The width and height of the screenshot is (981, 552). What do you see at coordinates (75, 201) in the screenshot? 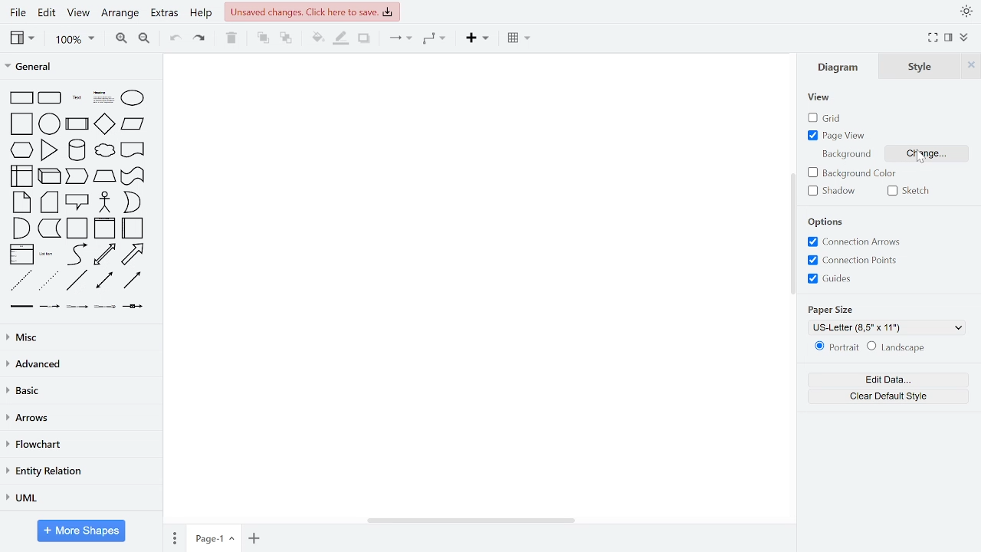
I see `general shapes` at bounding box center [75, 201].